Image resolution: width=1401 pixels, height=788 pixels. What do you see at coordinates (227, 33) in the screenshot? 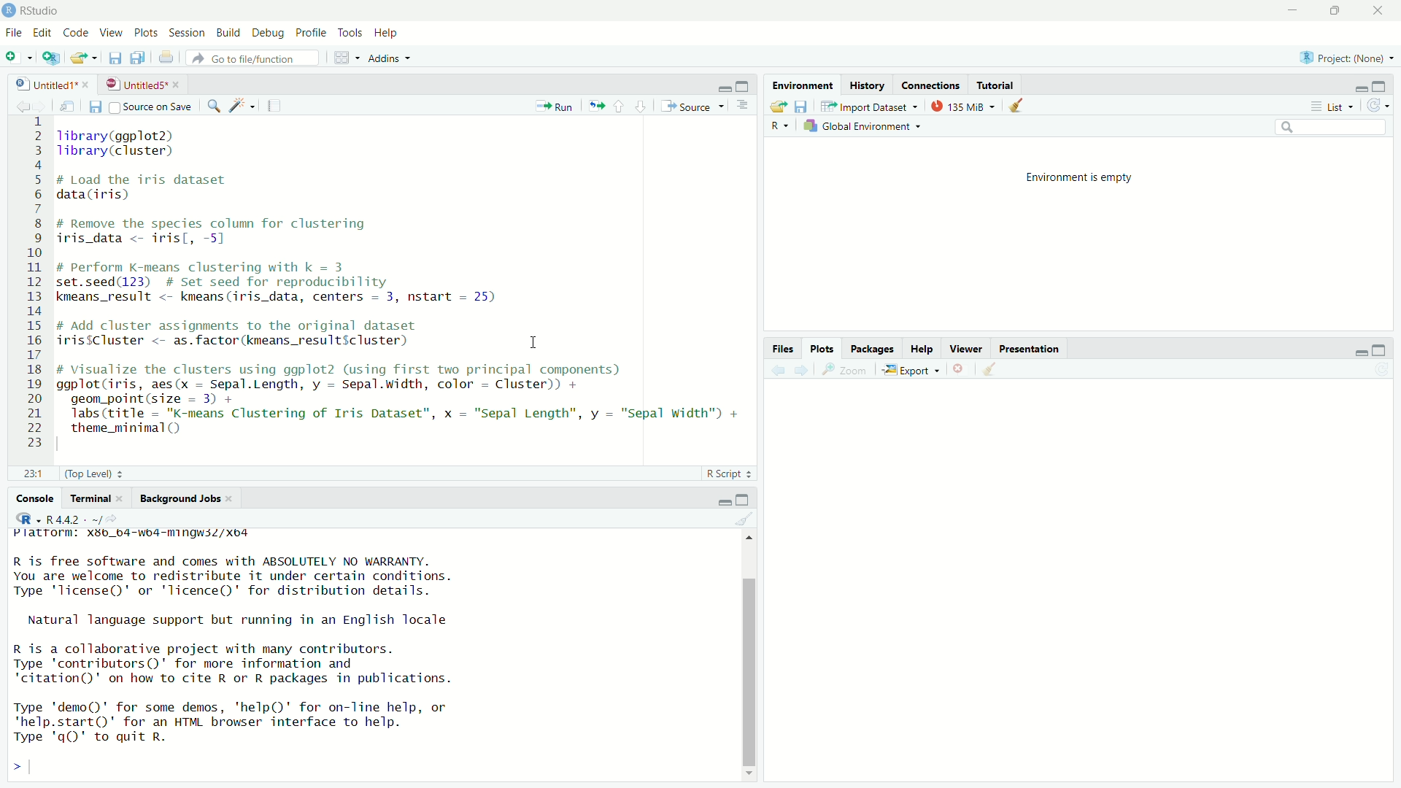
I see `build` at bounding box center [227, 33].